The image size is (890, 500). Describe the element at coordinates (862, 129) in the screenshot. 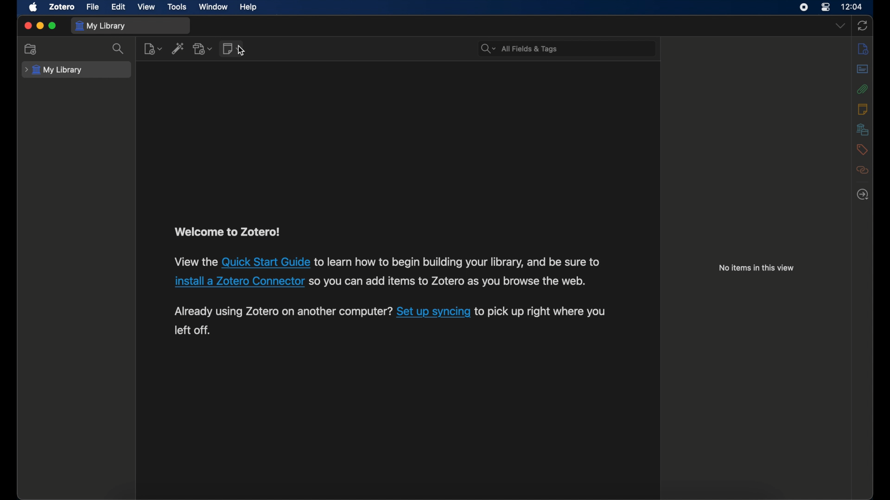

I see `libraries` at that location.